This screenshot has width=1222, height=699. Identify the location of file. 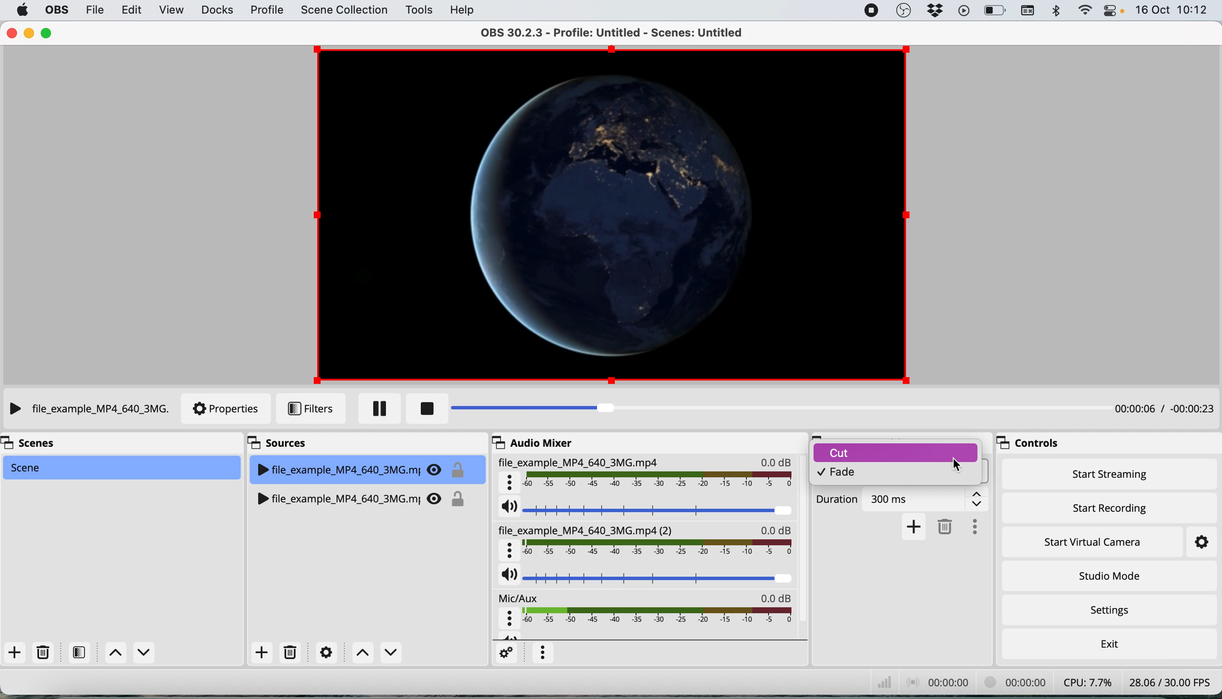
(98, 10).